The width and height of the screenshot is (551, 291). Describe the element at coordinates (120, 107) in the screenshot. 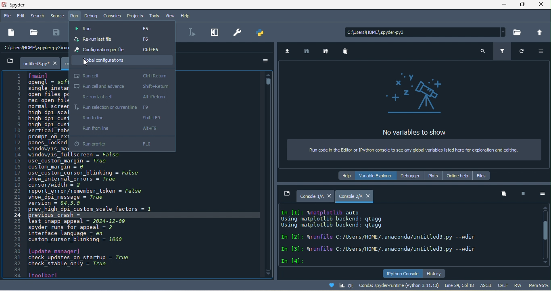

I see `run selection` at that location.